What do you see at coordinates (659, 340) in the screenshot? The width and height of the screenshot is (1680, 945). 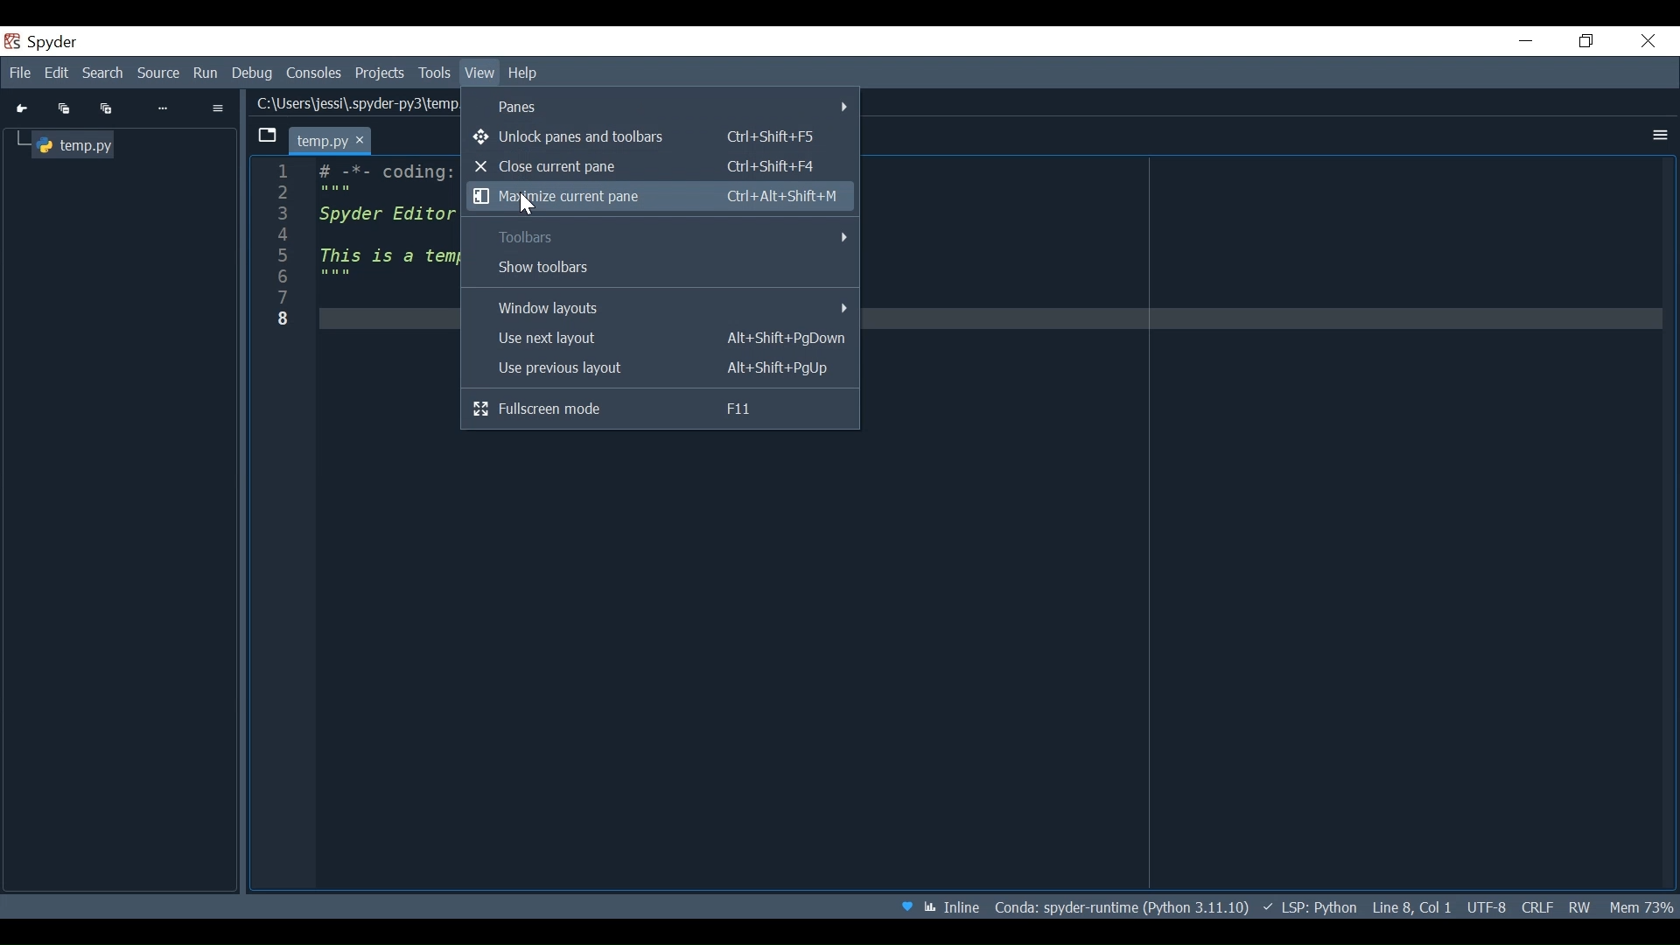 I see `Use next layout` at bounding box center [659, 340].